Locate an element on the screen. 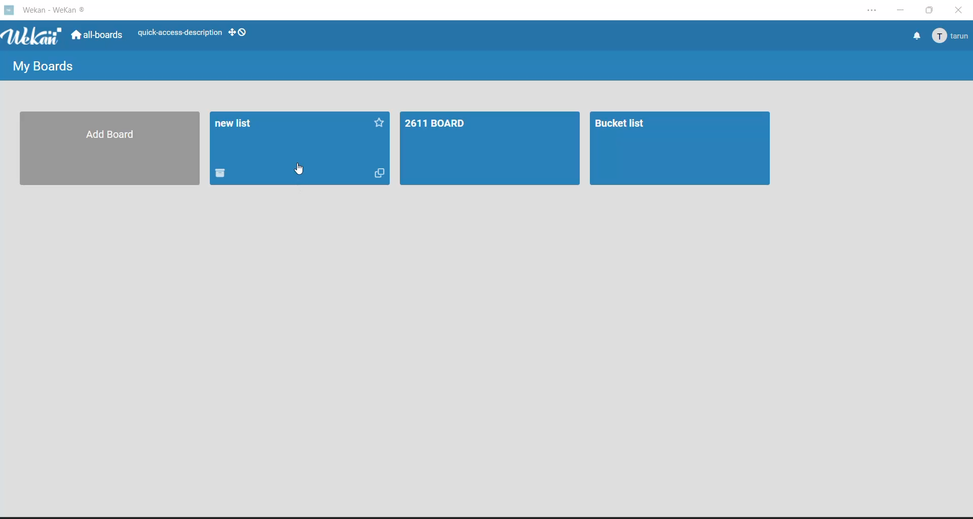 This screenshot has width=973, height=519. close is located at coordinates (962, 10).